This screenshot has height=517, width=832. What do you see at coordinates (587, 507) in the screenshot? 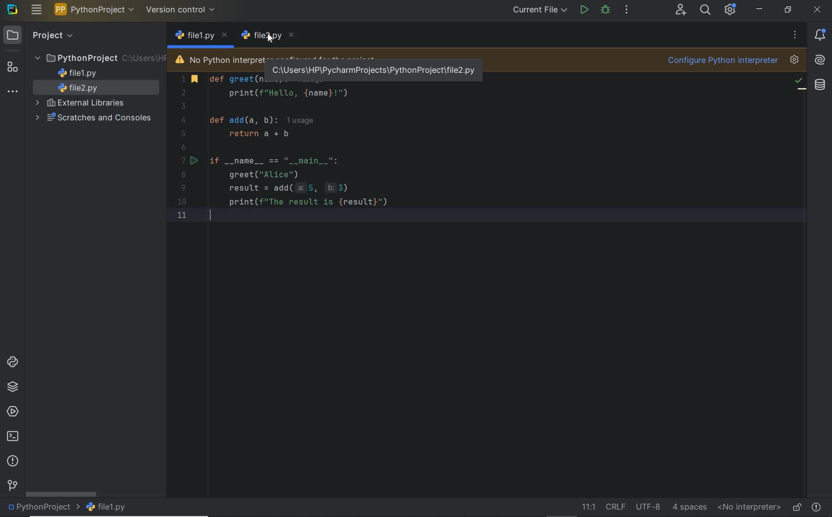
I see `go to line` at bounding box center [587, 507].